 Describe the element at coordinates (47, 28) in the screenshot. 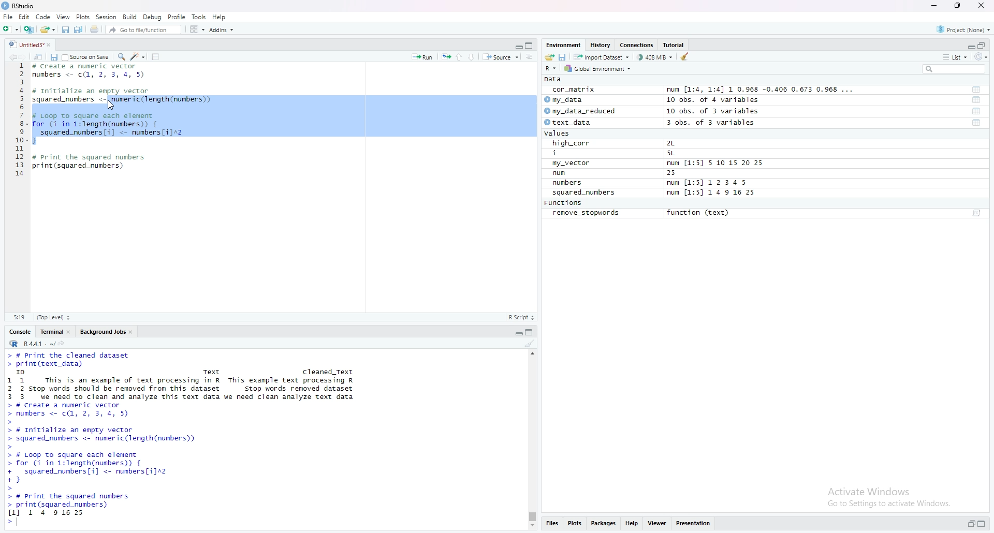

I see `Open an existing file` at that location.